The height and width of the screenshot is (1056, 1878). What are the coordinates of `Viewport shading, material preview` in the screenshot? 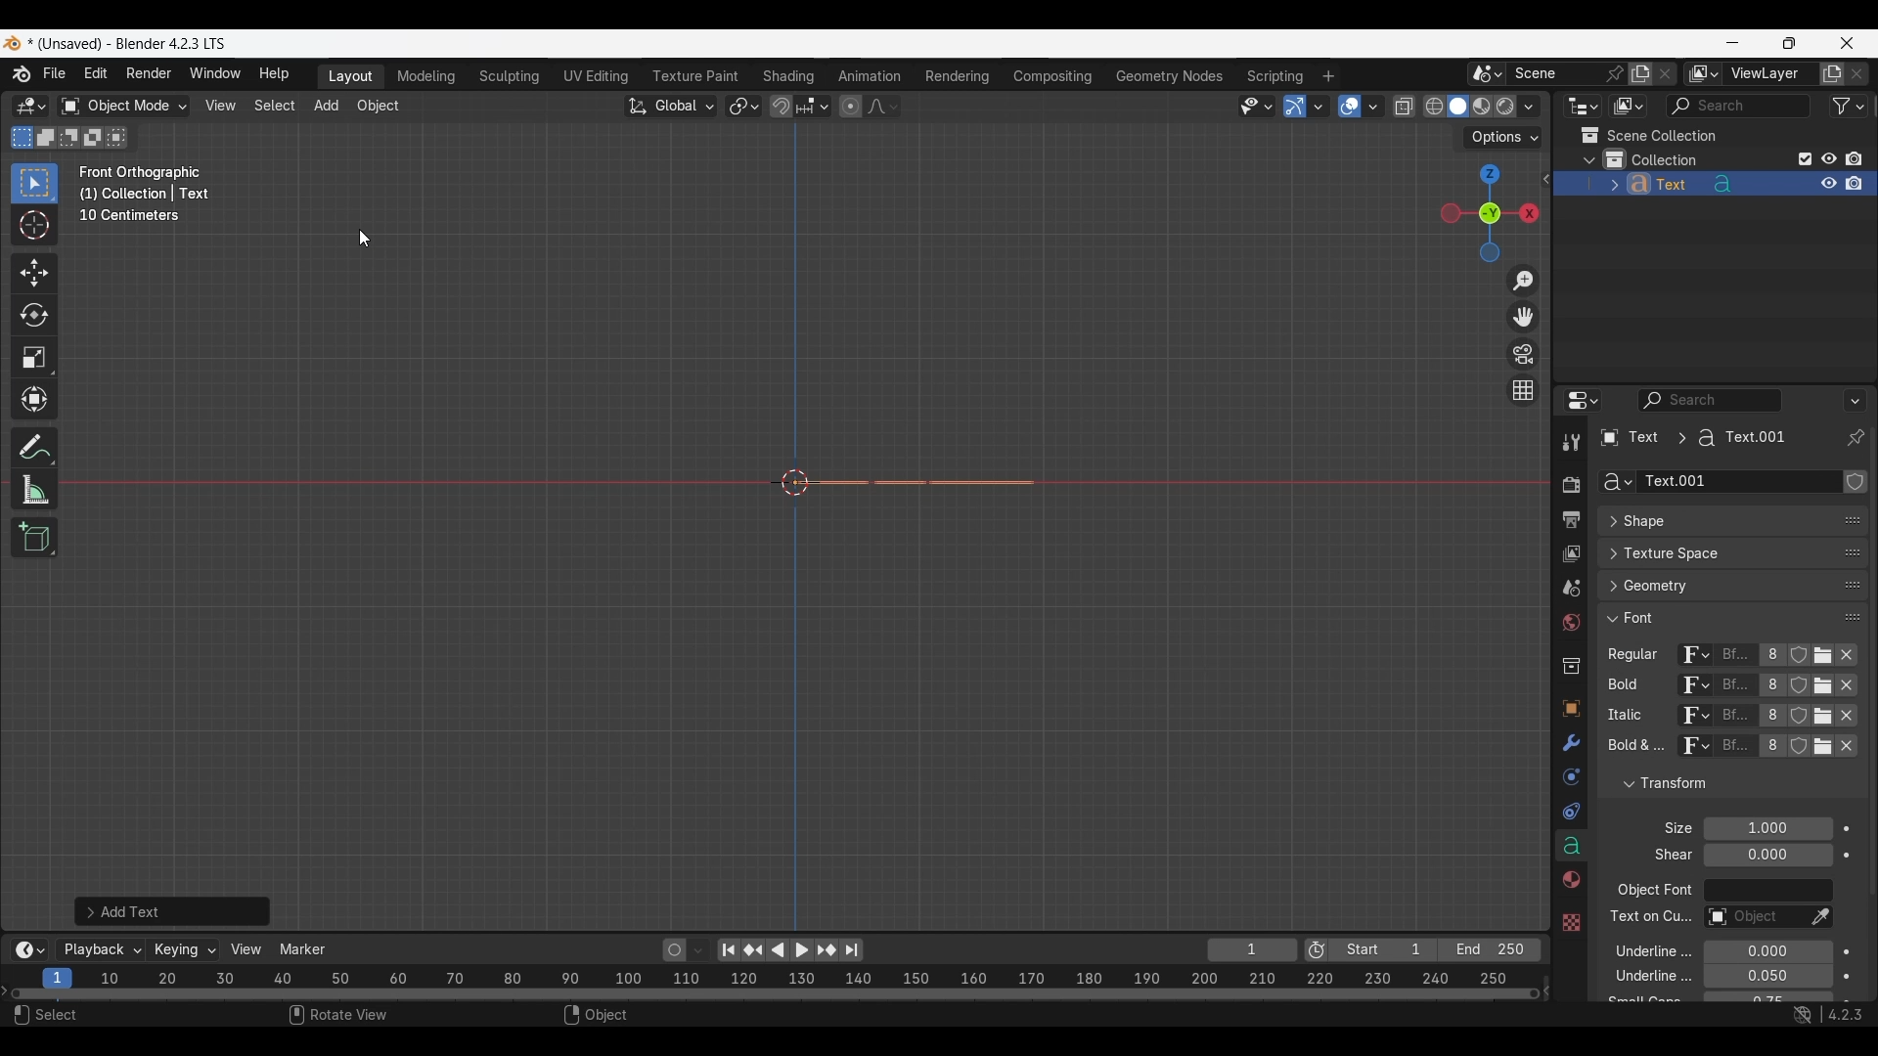 It's located at (1481, 106).